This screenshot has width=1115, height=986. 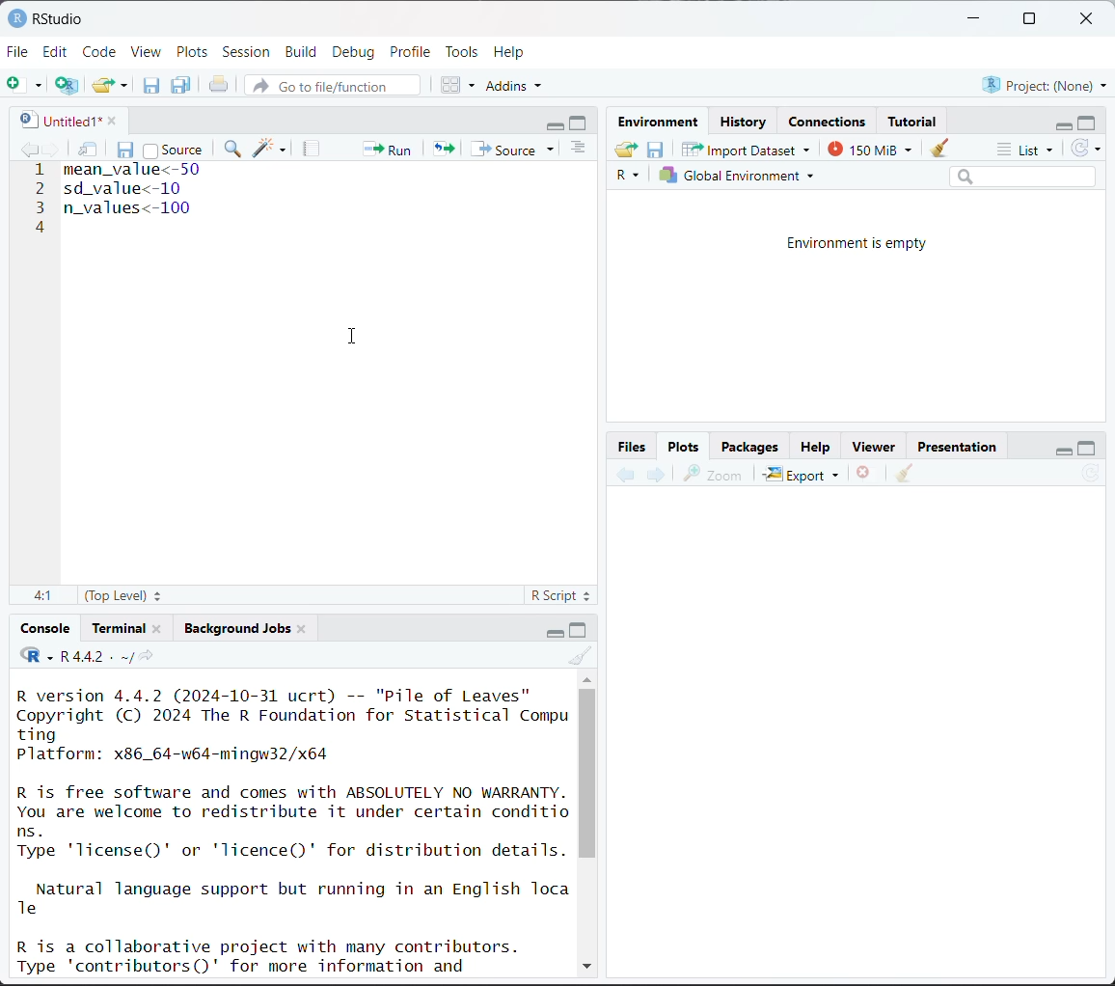 What do you see at coordinates (626, 476) in the screenshot?
I see `previous plot` at bounding box center [626, 476].